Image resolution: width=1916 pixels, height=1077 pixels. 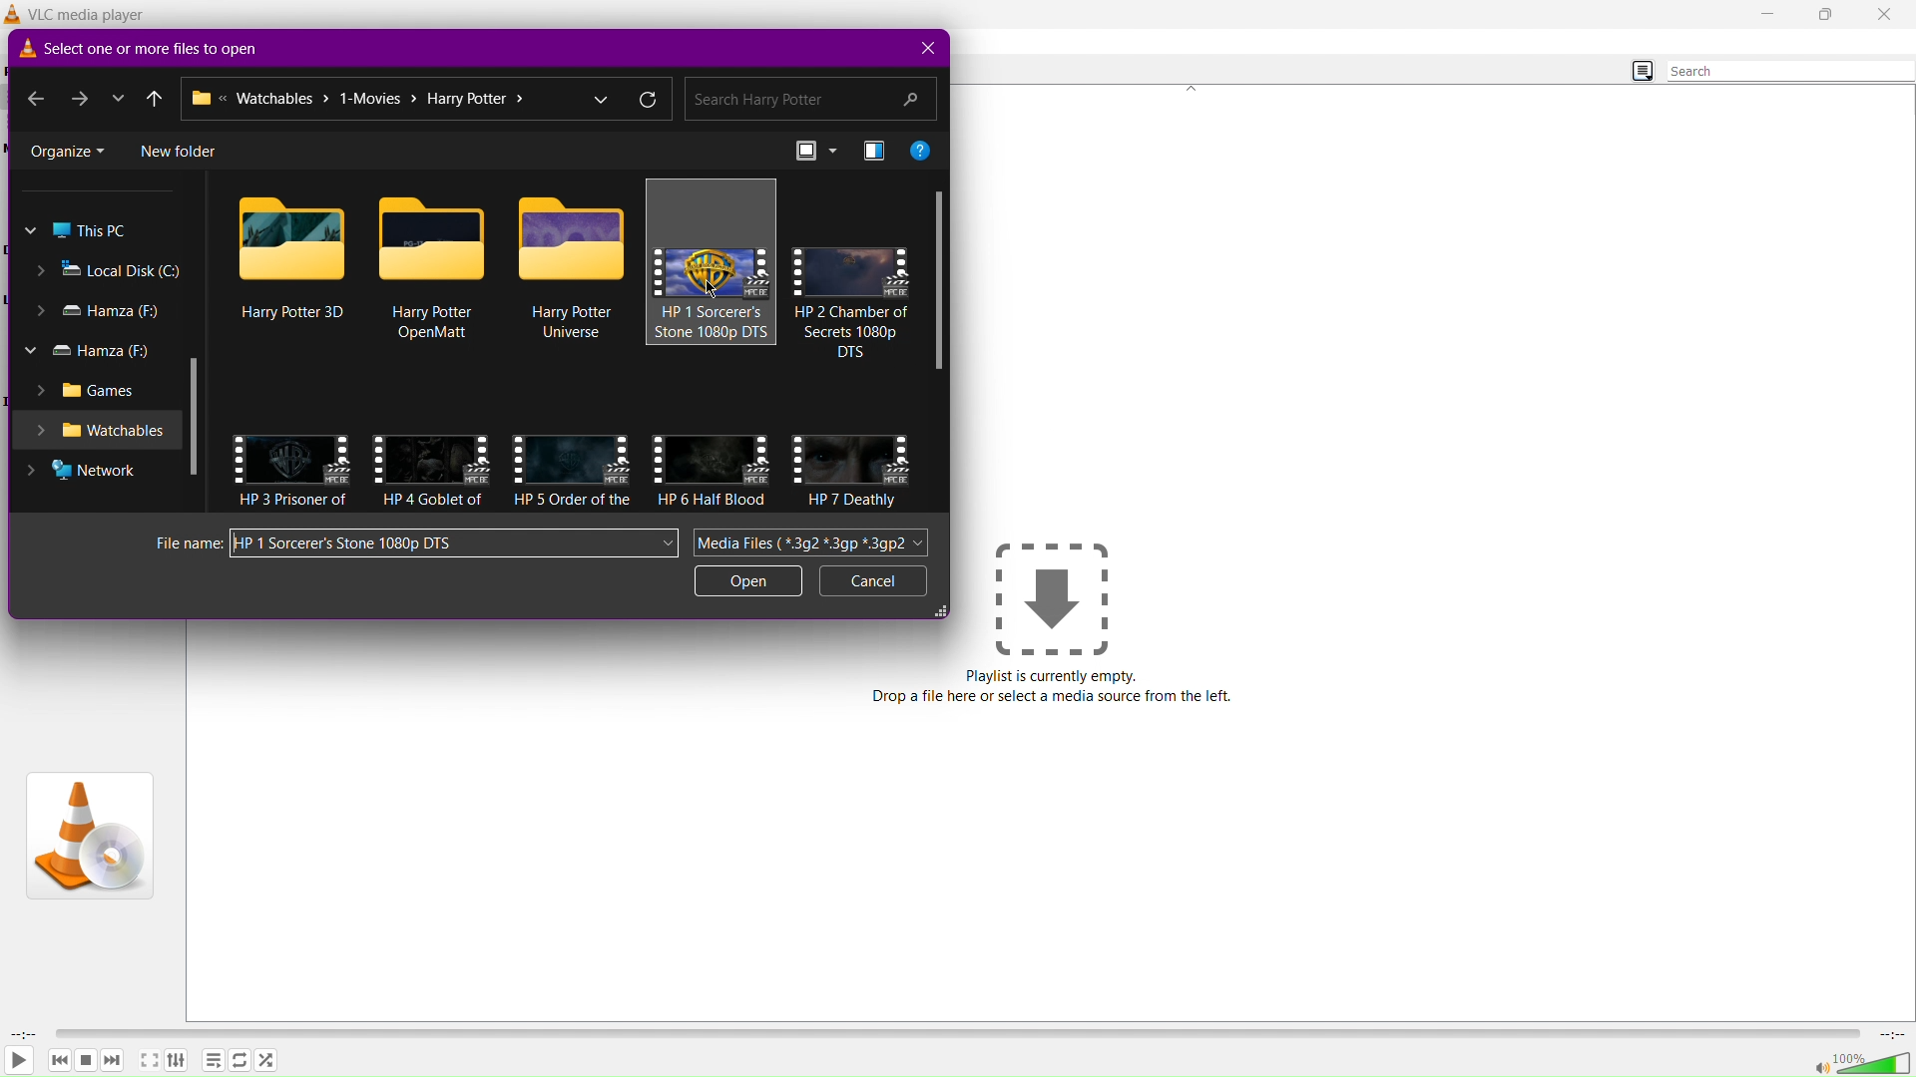 I want to click on Skip back, so click(x=59, y=1060).